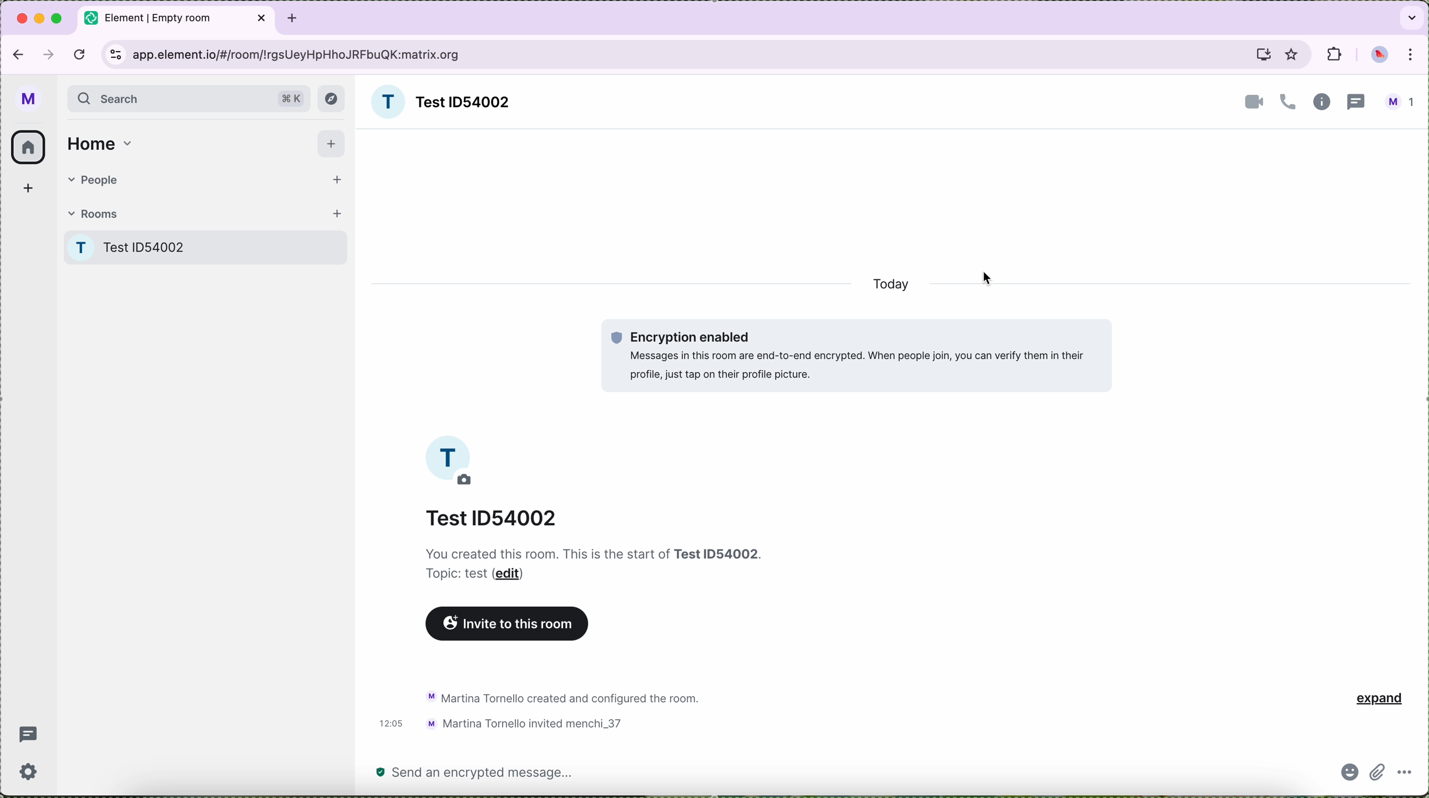 The height and width of the screenshot is (798, 1429). I want to click on today, so click(889, 281).